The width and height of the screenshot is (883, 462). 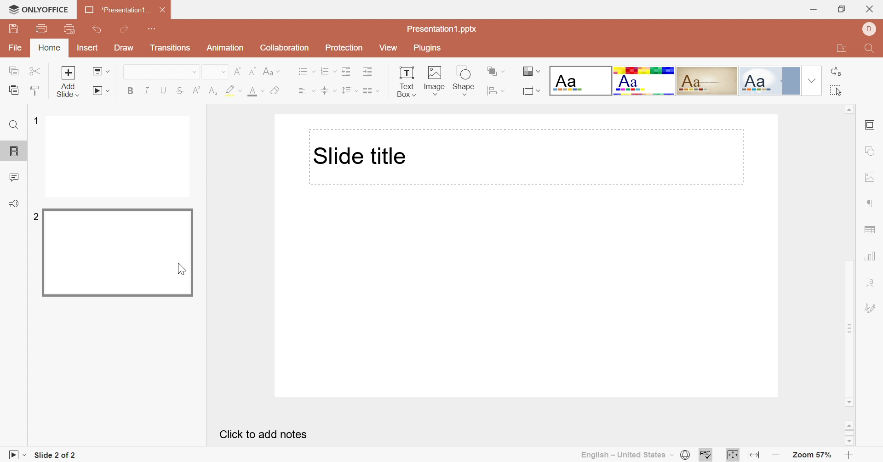 I want to click on Arrange shape, so click(x=493, y=70).